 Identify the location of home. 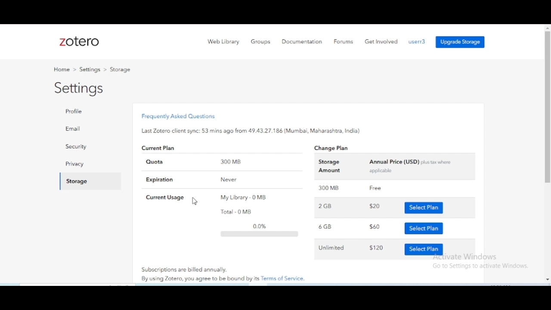
(62, 69).